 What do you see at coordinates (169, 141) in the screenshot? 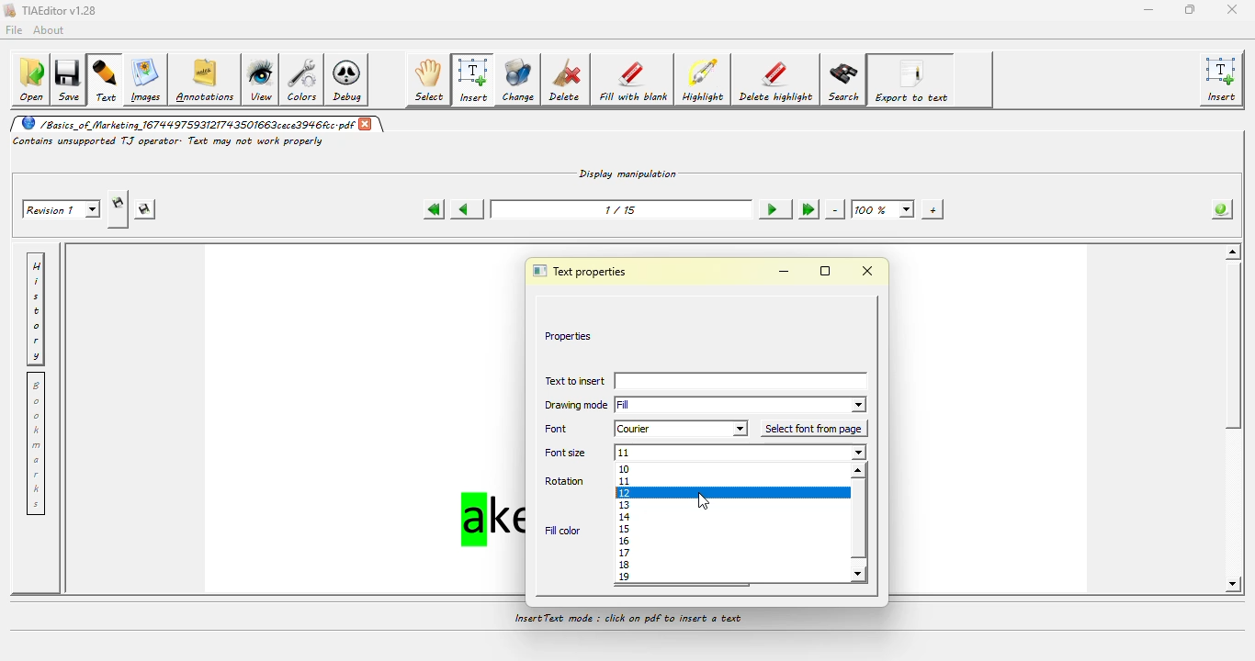
I see `Contains unsupported TJ operator: Text may not work properly` at bounding box center [169, 141].